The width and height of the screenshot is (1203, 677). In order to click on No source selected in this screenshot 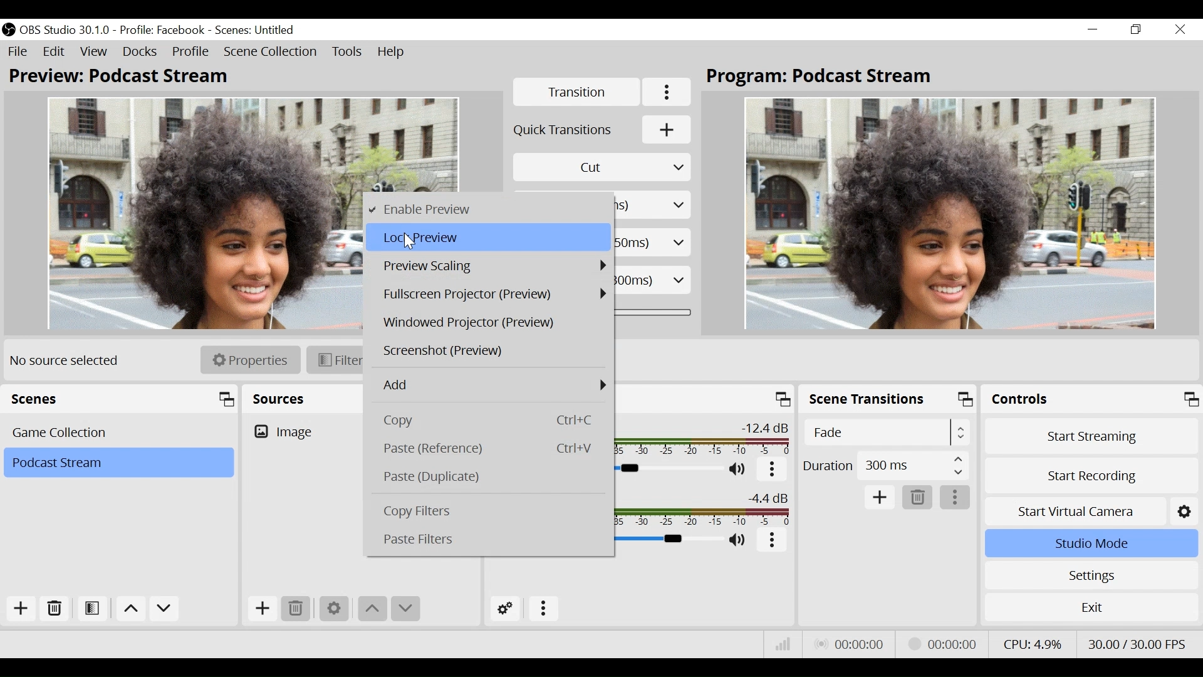, I will do `click(69, 360)`.